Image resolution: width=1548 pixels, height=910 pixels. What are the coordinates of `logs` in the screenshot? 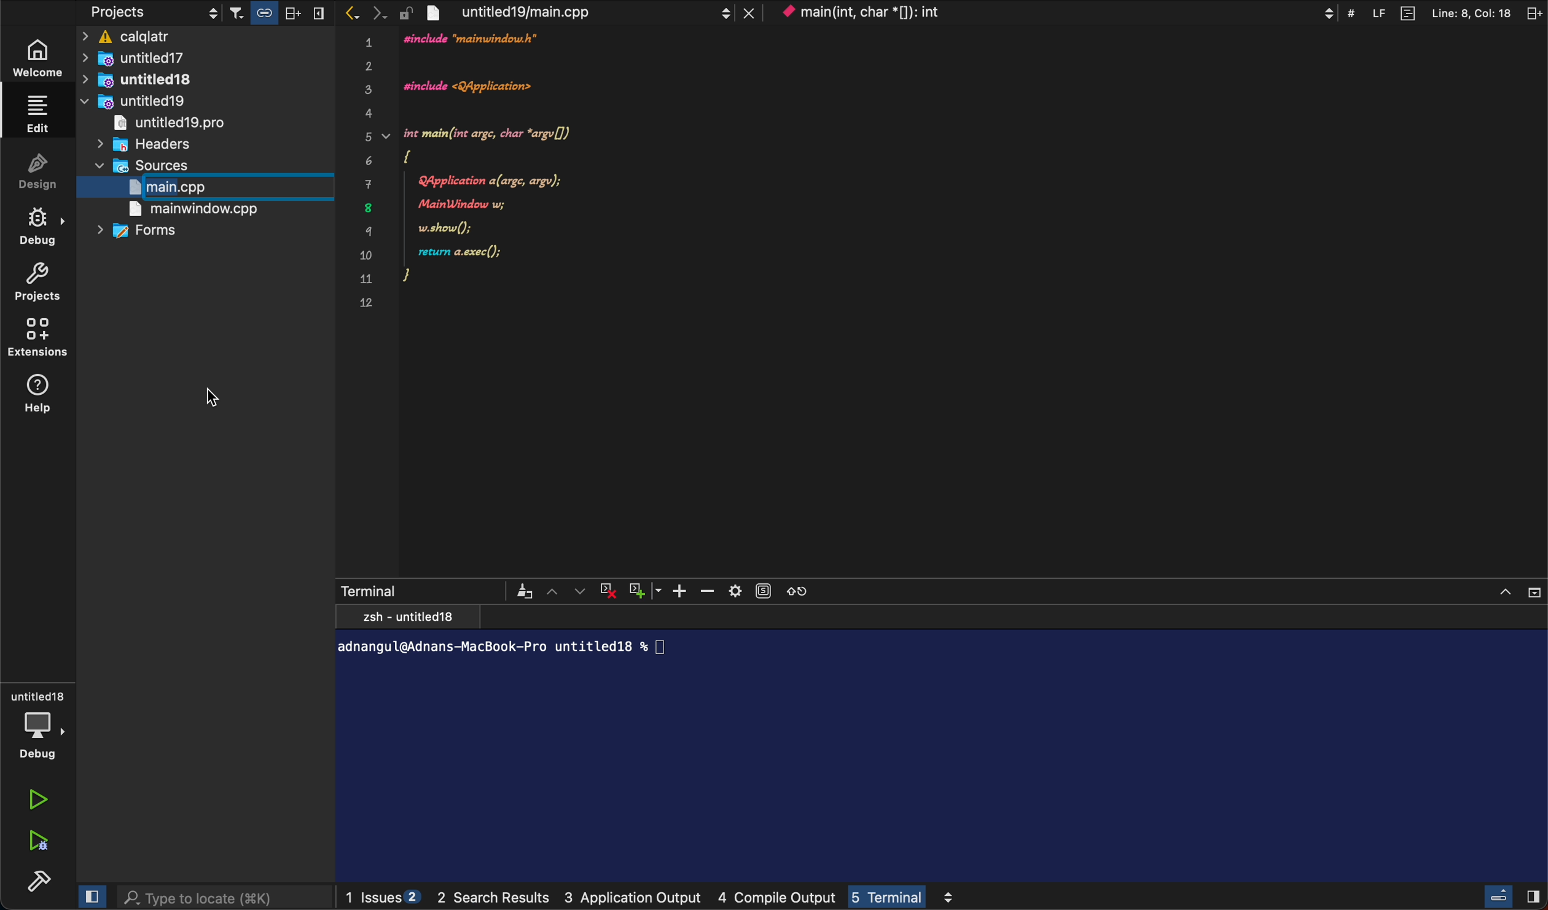 It's located at (661, 898).